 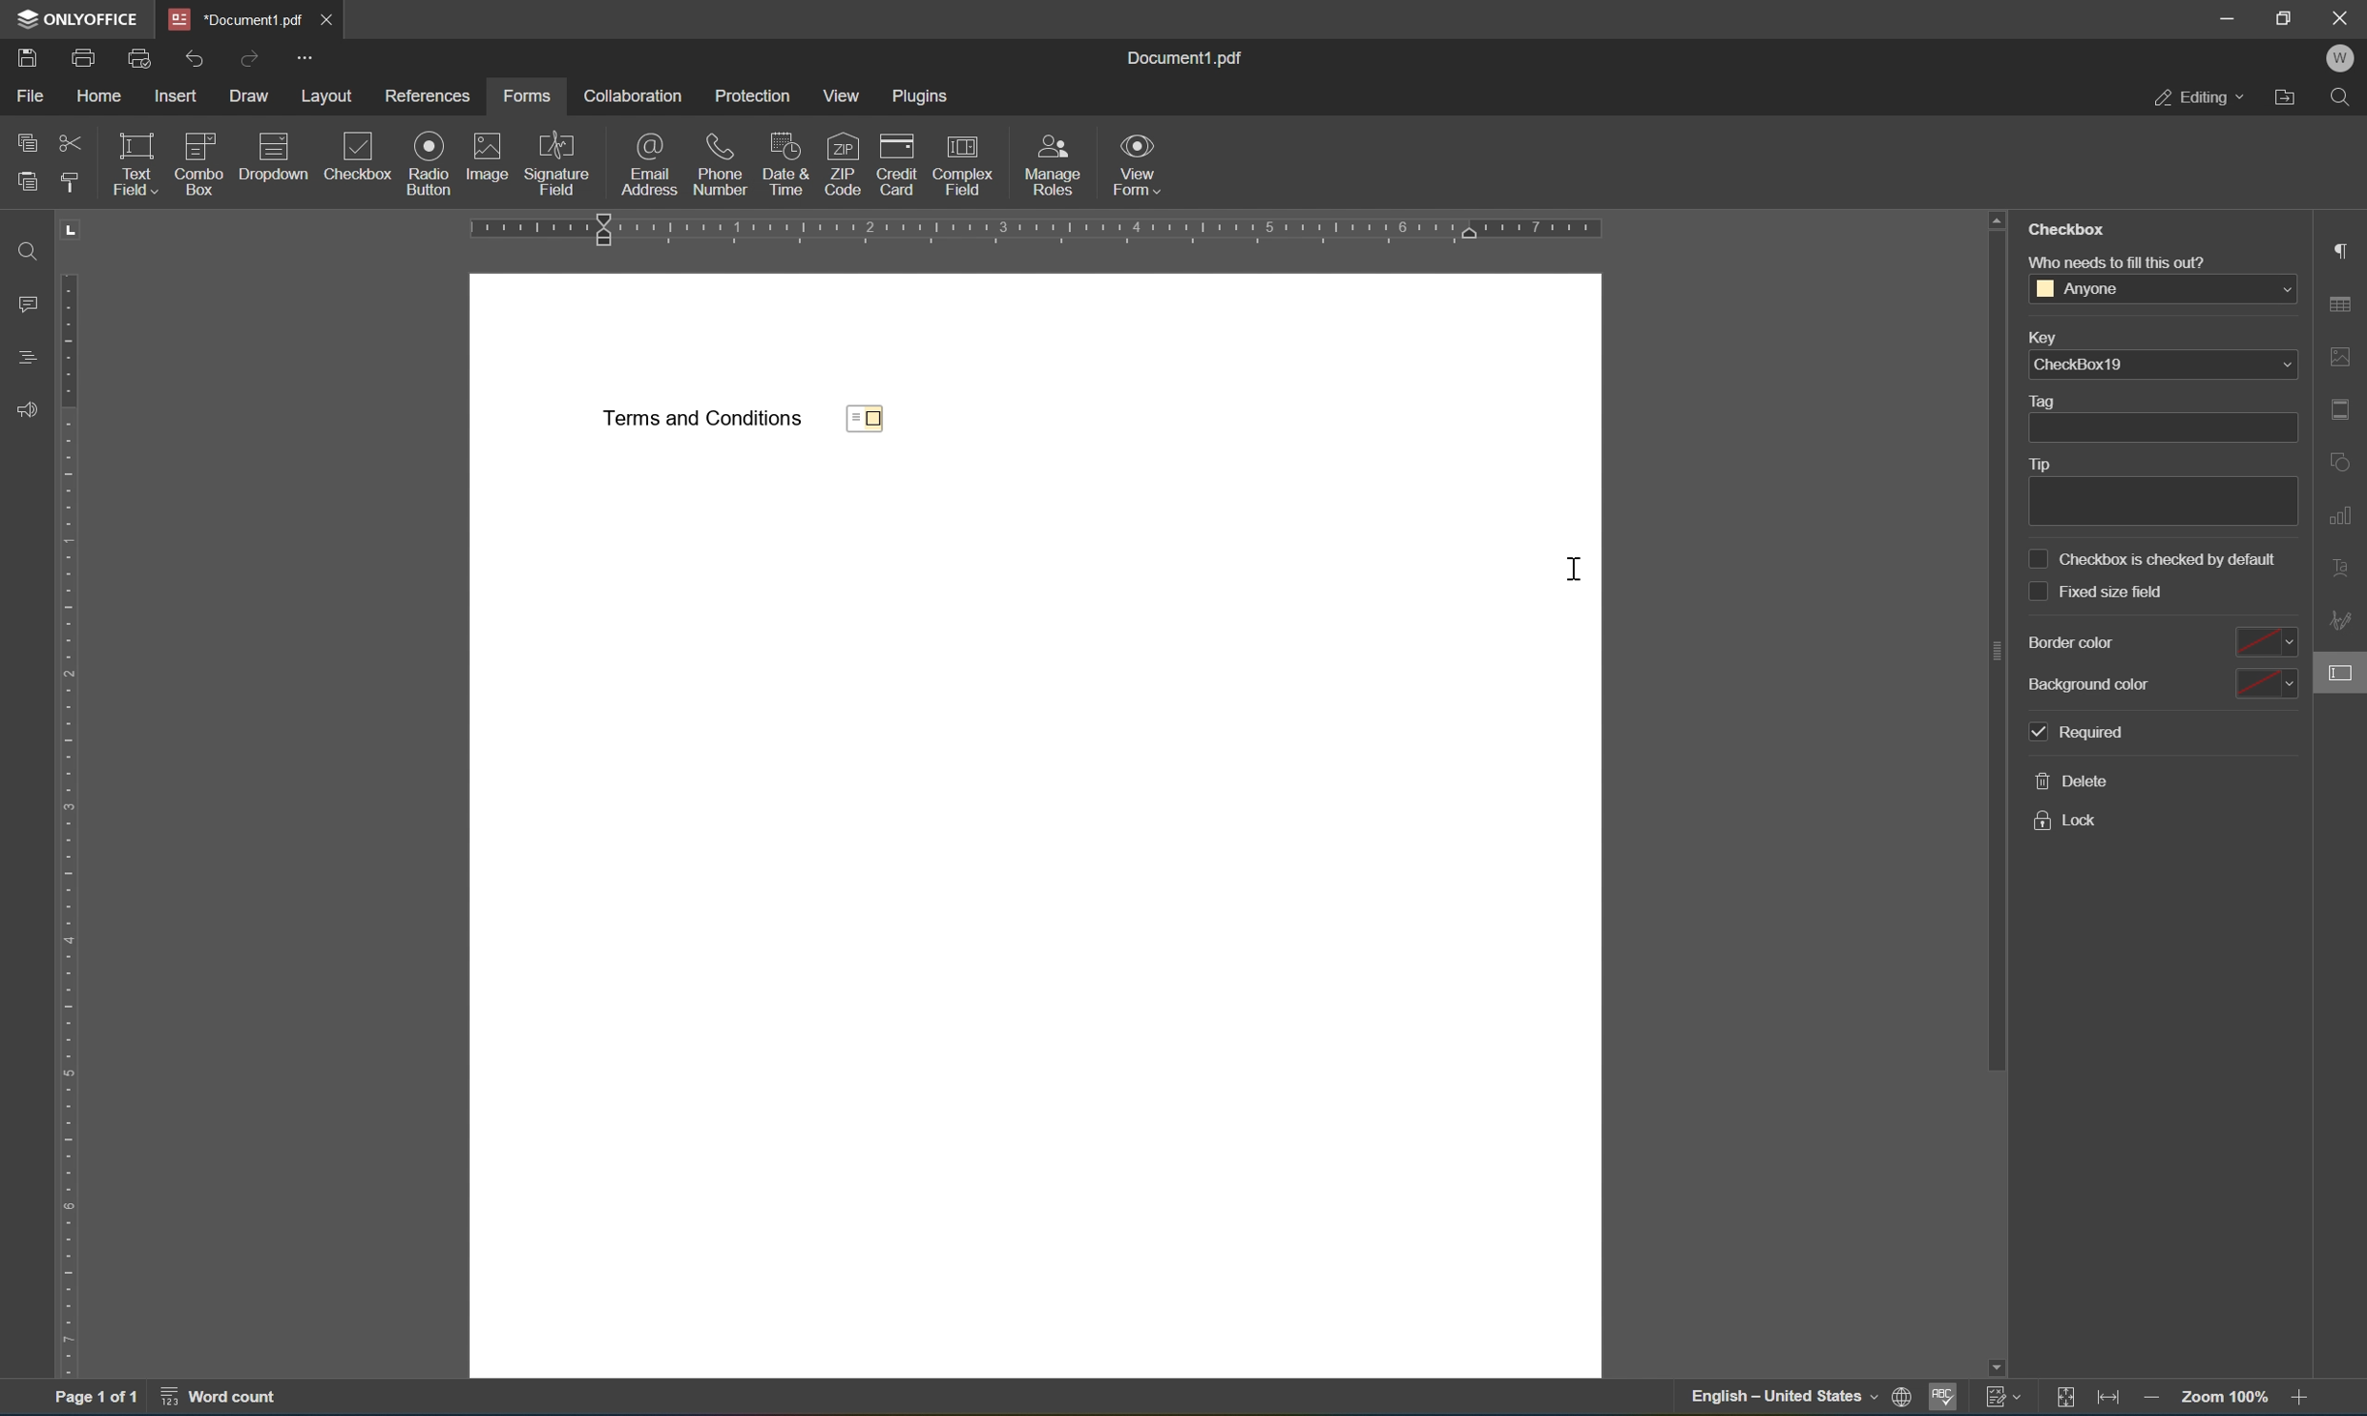 I want to click on headings, so click(x=27, y=356).